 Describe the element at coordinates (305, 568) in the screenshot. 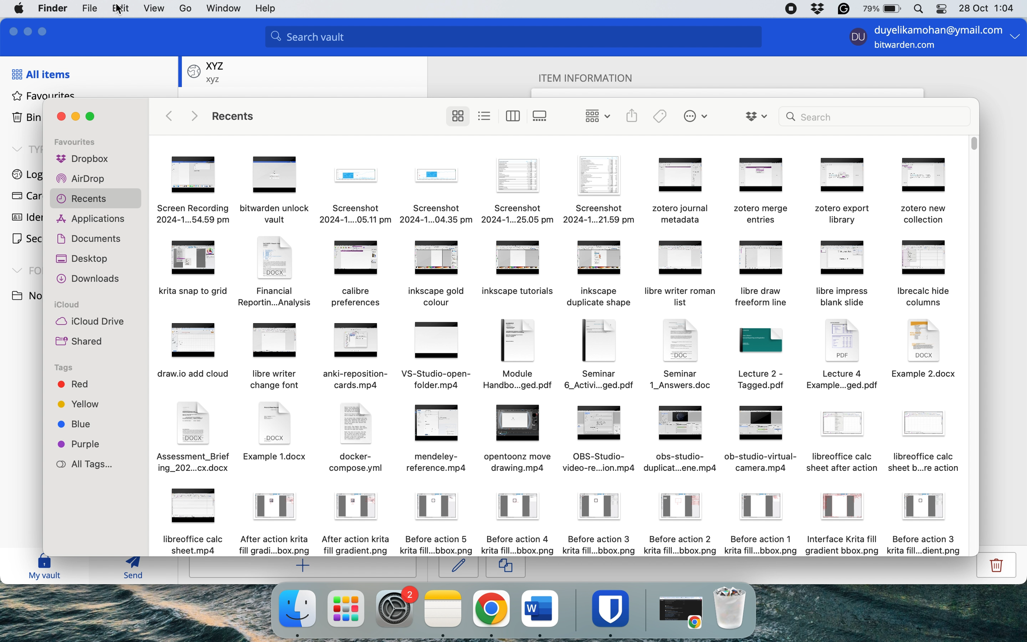

I see `add item` at that location.